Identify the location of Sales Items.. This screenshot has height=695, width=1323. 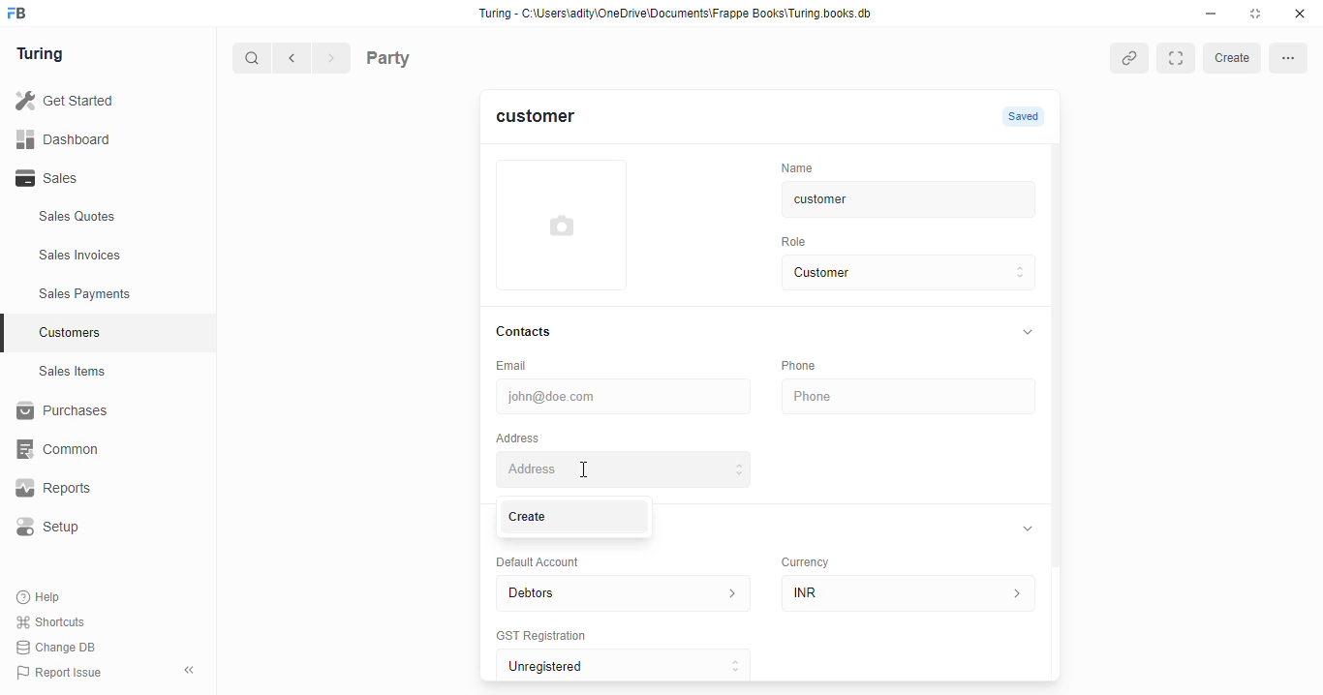
(108, 372).